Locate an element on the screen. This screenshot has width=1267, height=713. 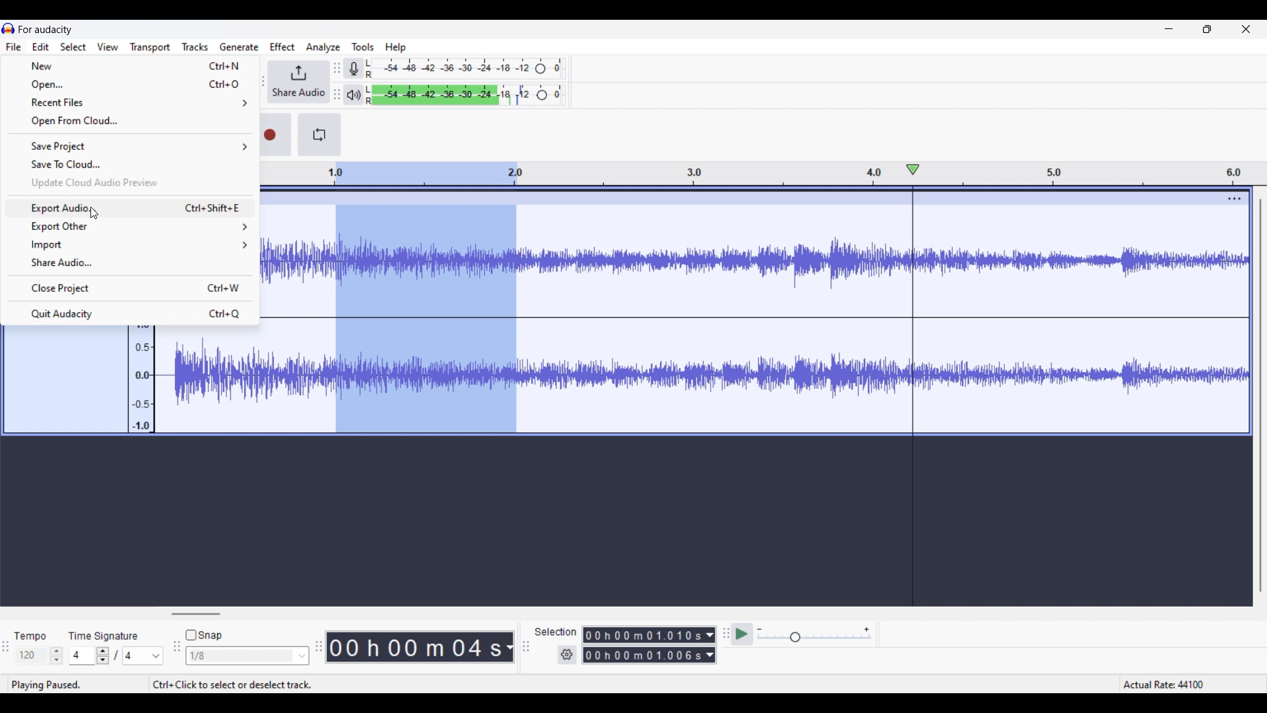
0 0 h 0 0 m 0 0 0 0 0 s     0 0 h 02 m 1 3 0 6 8 s is located at coordinates (643, 645).